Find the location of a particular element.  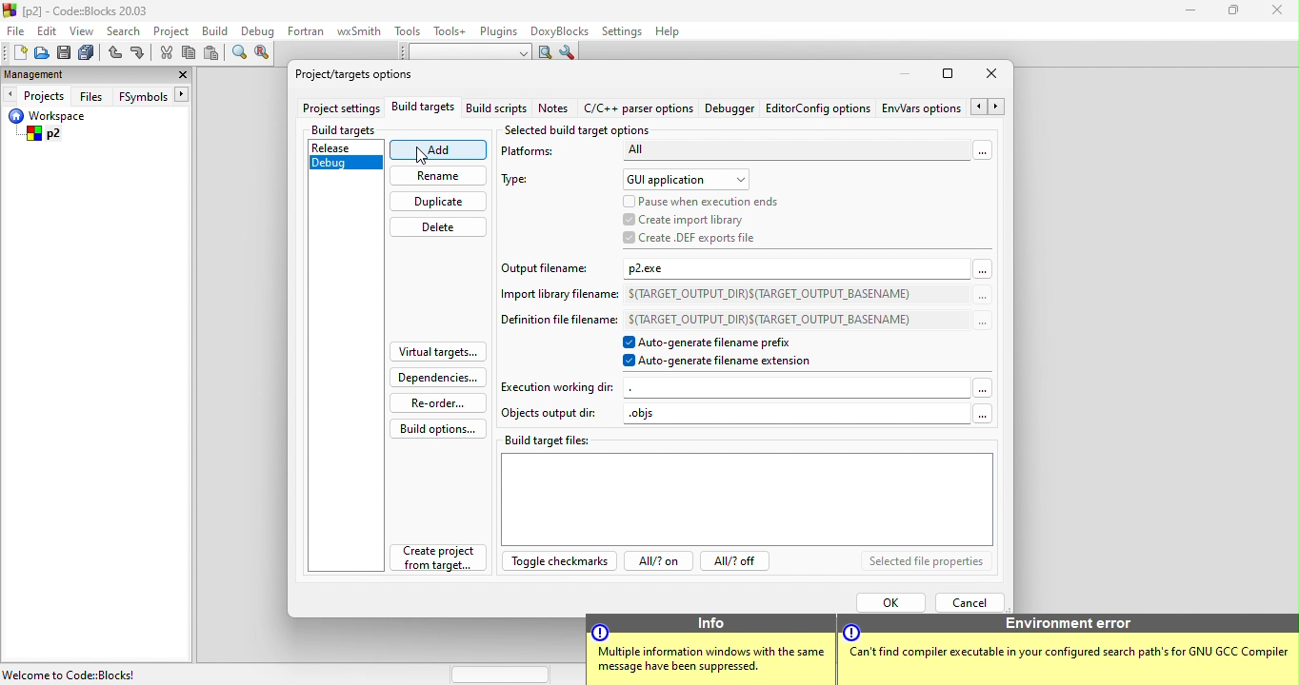

search is located at coordinates (125, 30).